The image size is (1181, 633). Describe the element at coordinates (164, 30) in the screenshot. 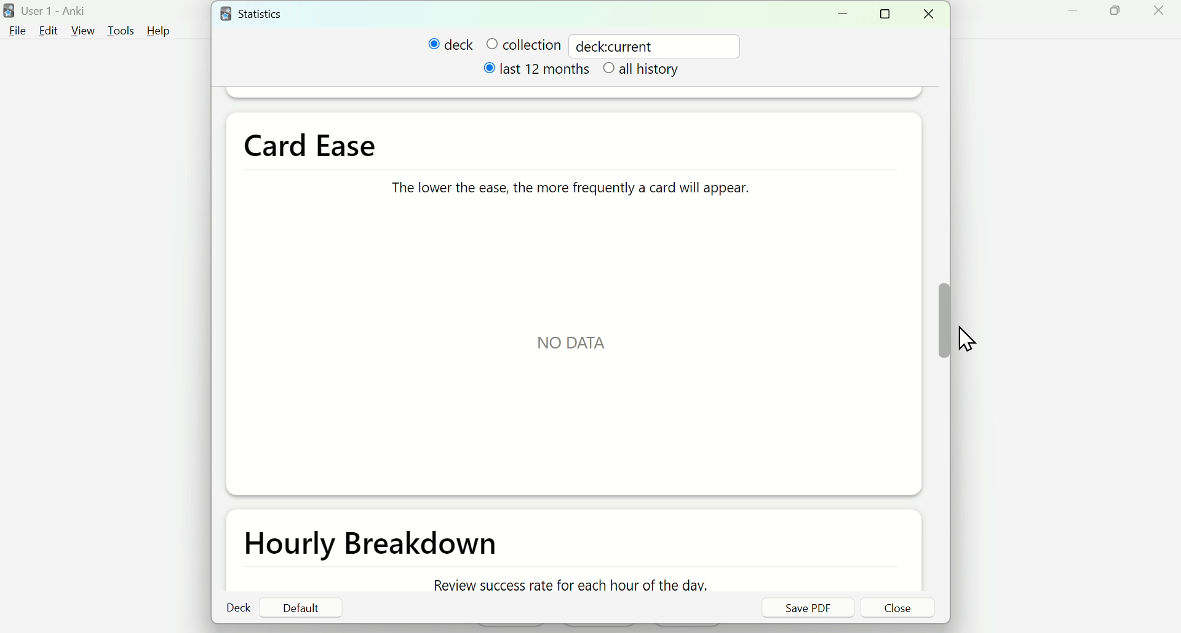

I see `Help` at that location.